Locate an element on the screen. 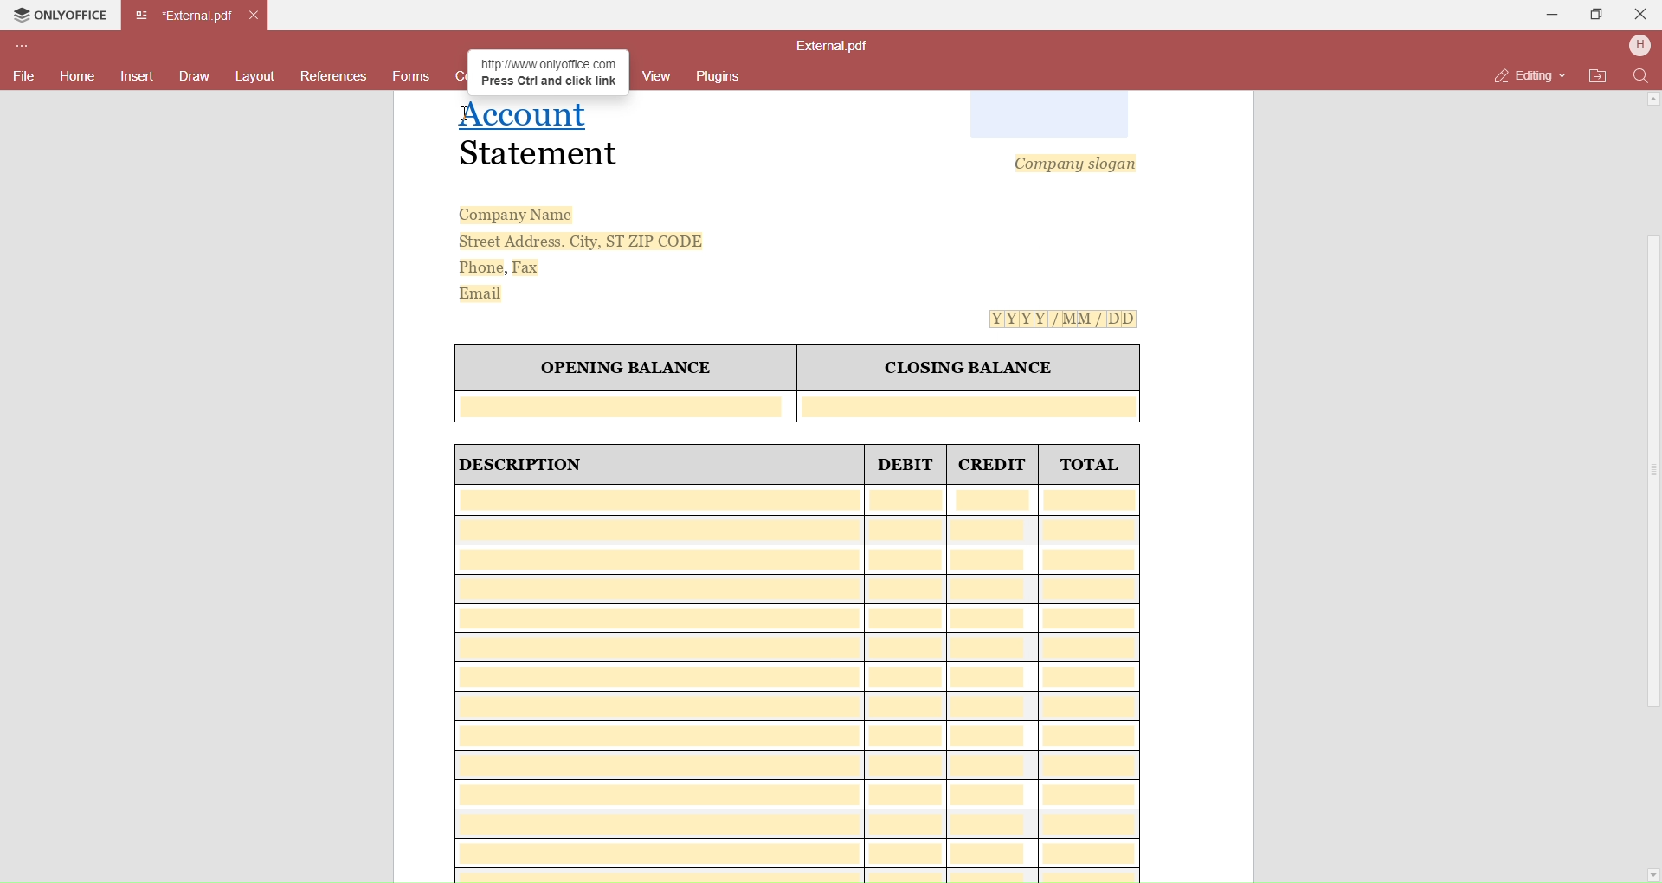  Company Name is located at coordinates (517, 215).